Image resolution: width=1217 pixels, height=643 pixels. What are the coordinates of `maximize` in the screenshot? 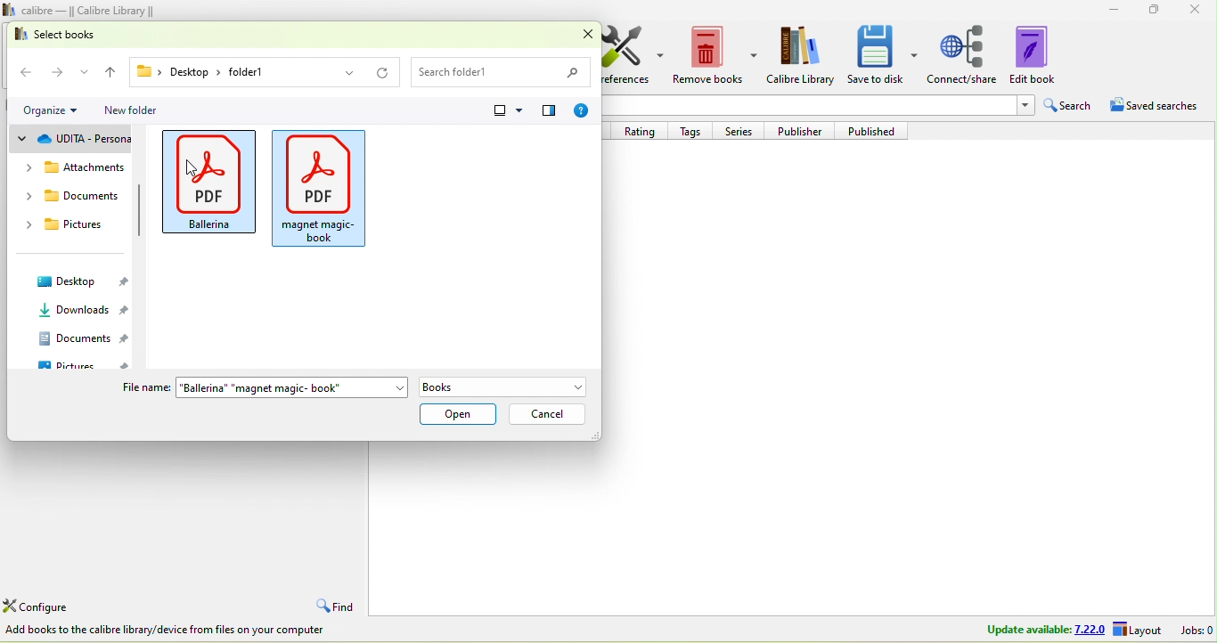 It's located at (1155, 11).